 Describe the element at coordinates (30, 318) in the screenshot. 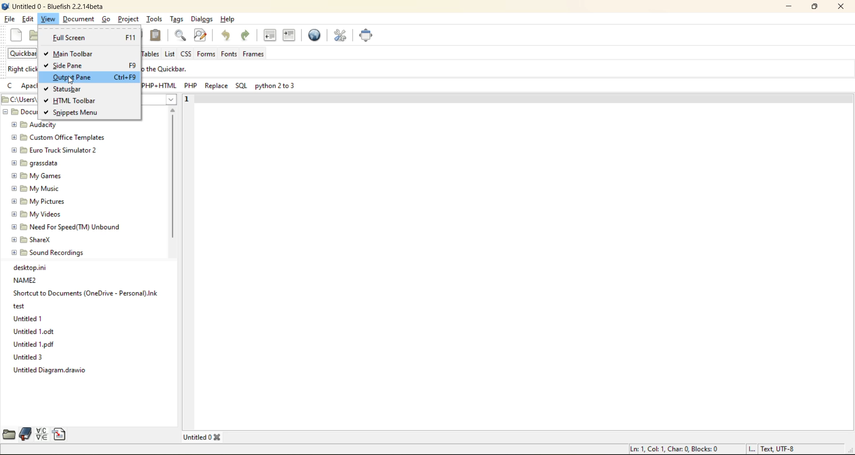

I see `Untitled 1` at that location.